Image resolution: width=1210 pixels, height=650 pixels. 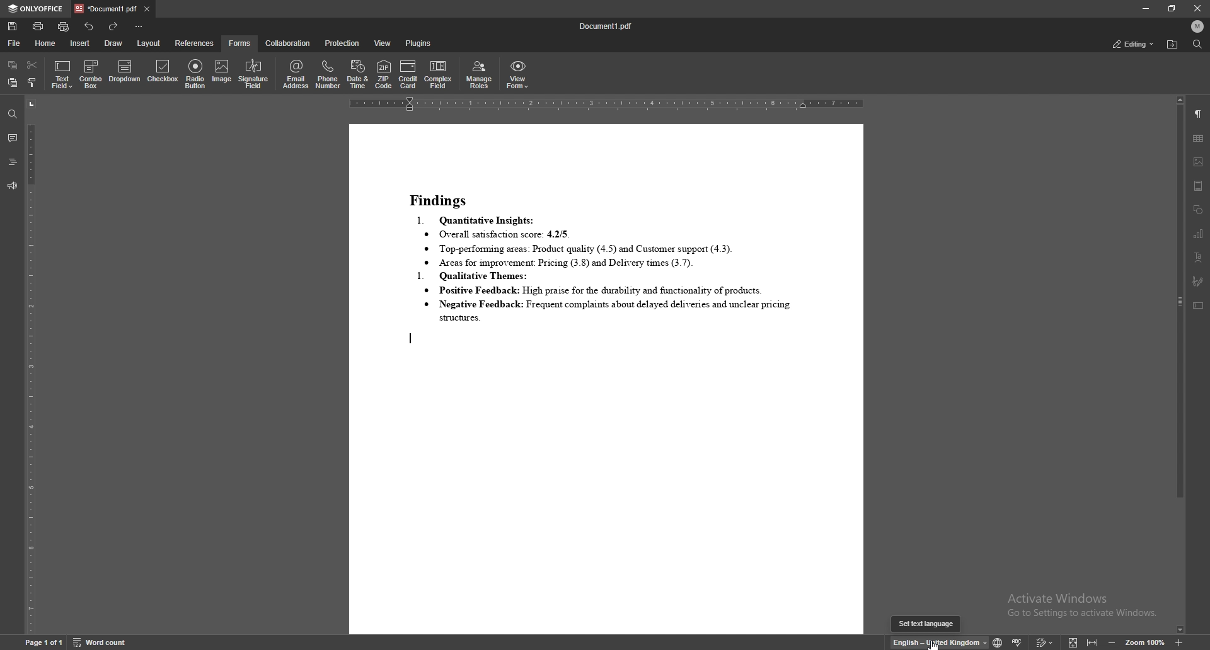 What do you see at coordinates (46, 44) in the screenshot?
I see `home` at bounding box center [46, 44].